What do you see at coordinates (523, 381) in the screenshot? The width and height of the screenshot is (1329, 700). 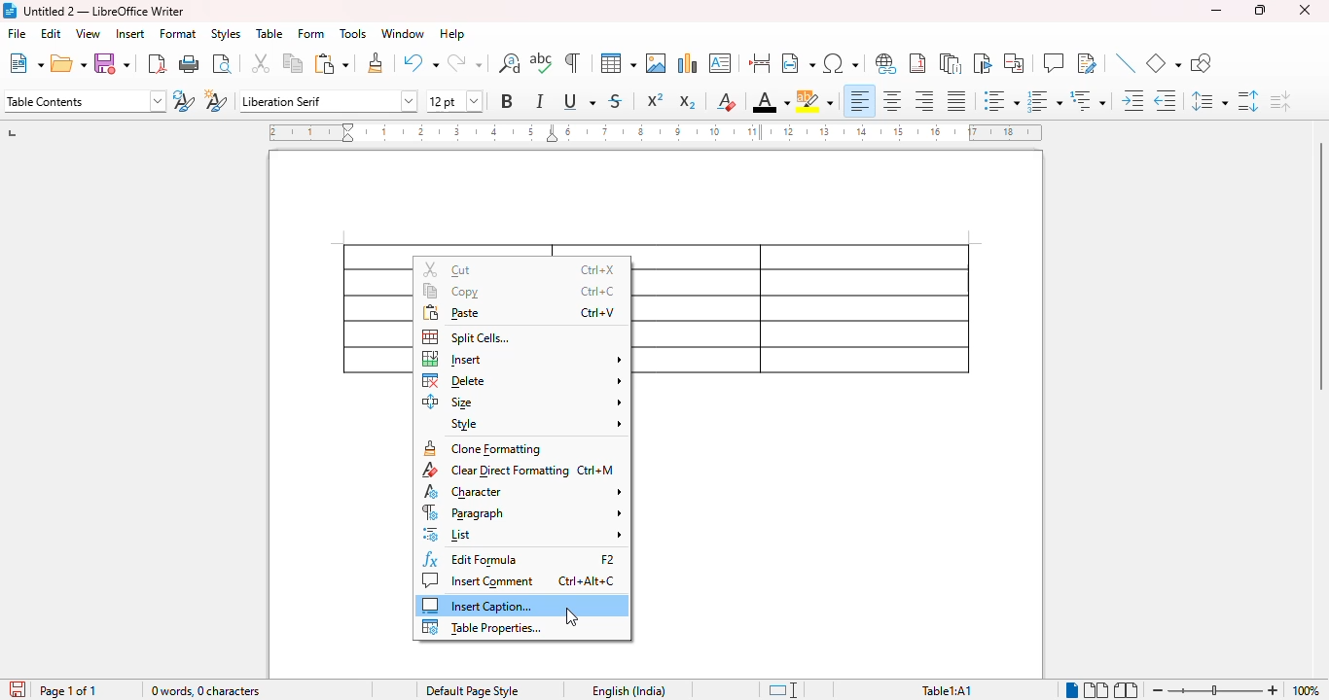 I see `delete` at bounding box center [523, 381].